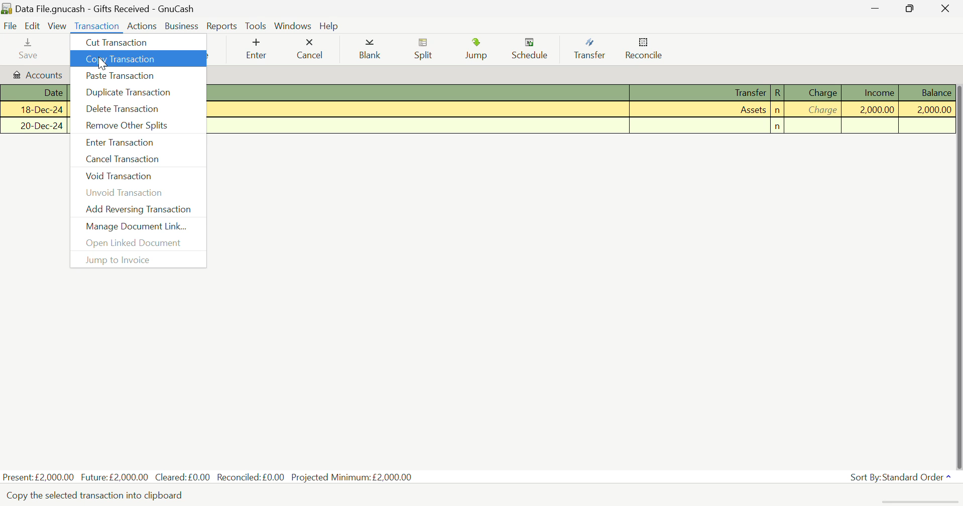 The height and width of the screenshot is (506, 963). Describe the element at coordinates (142, 26) in the screenshot. I see `Actions` at that location.